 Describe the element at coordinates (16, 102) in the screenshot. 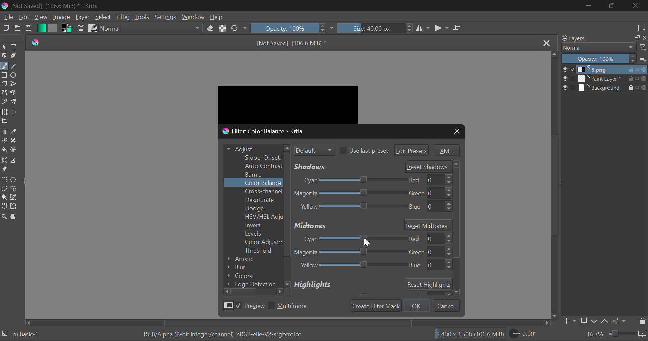

I see `Multibrush Tool` at that location.